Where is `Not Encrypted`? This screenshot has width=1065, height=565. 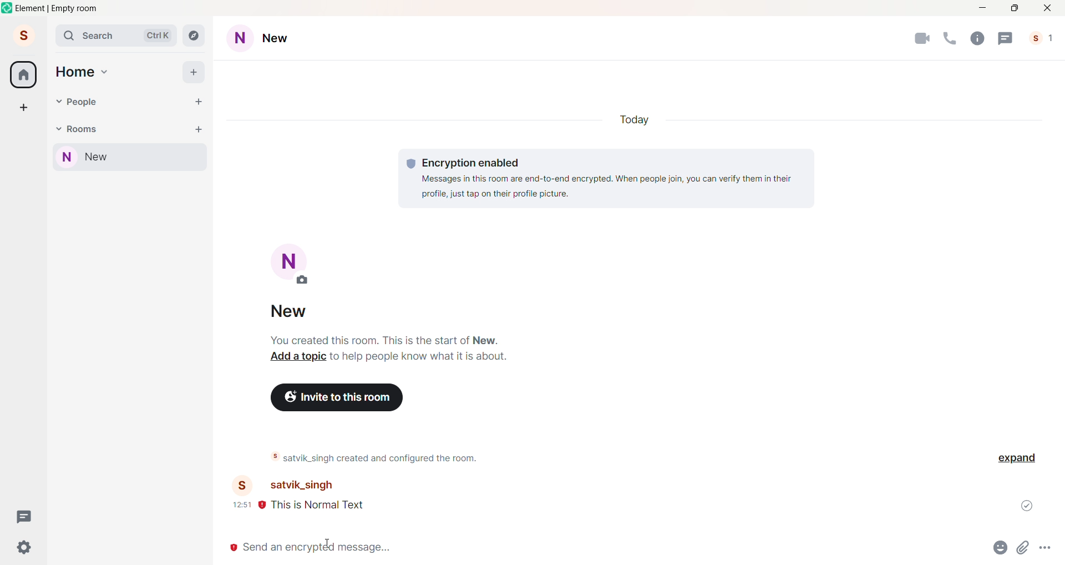
Not Encrypted is located at coordinates (262, 507).